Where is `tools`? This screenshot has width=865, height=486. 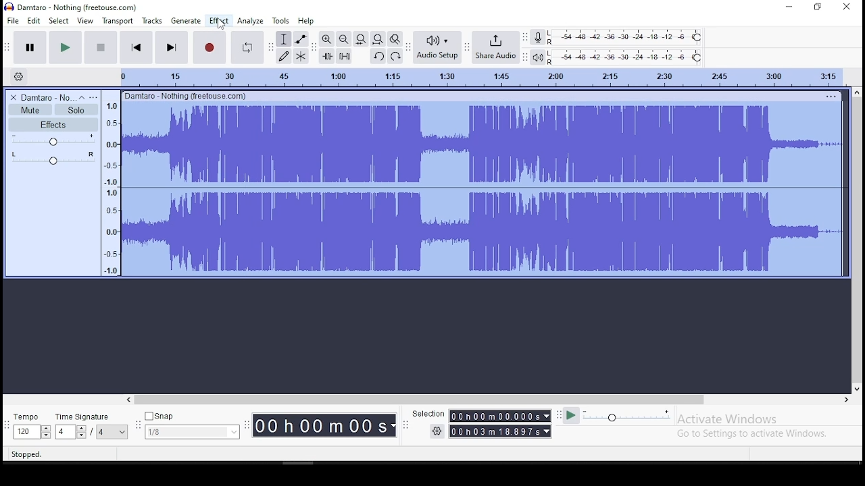
tools is located at coordinates (282, 21).